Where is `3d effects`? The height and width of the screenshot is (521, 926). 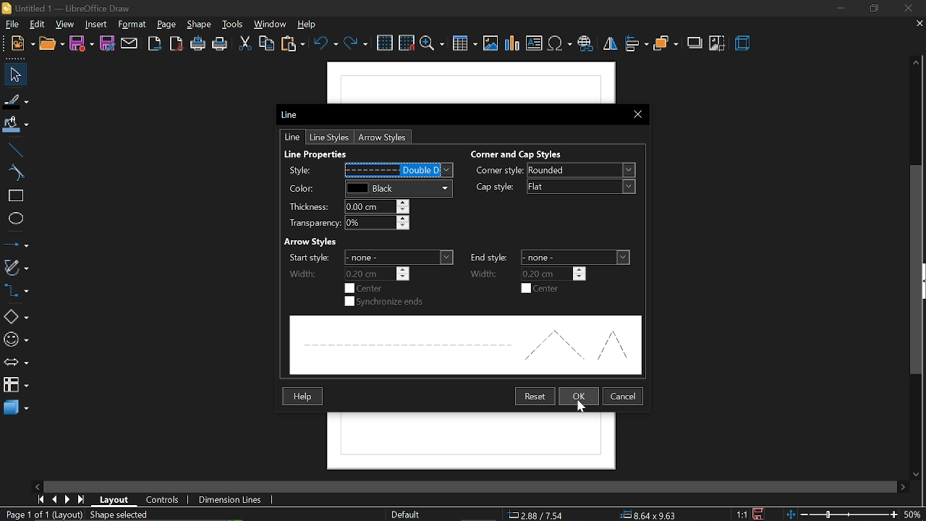
3d effects is located at coordinates (742, 42).